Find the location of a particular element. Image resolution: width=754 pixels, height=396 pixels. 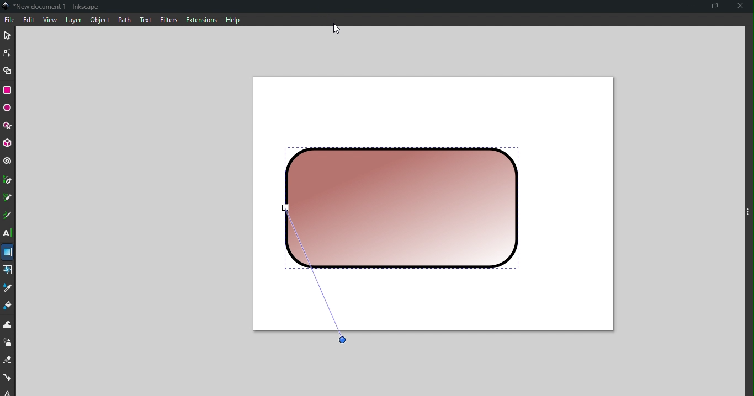

Text tool is located at coordinates (8, 233).